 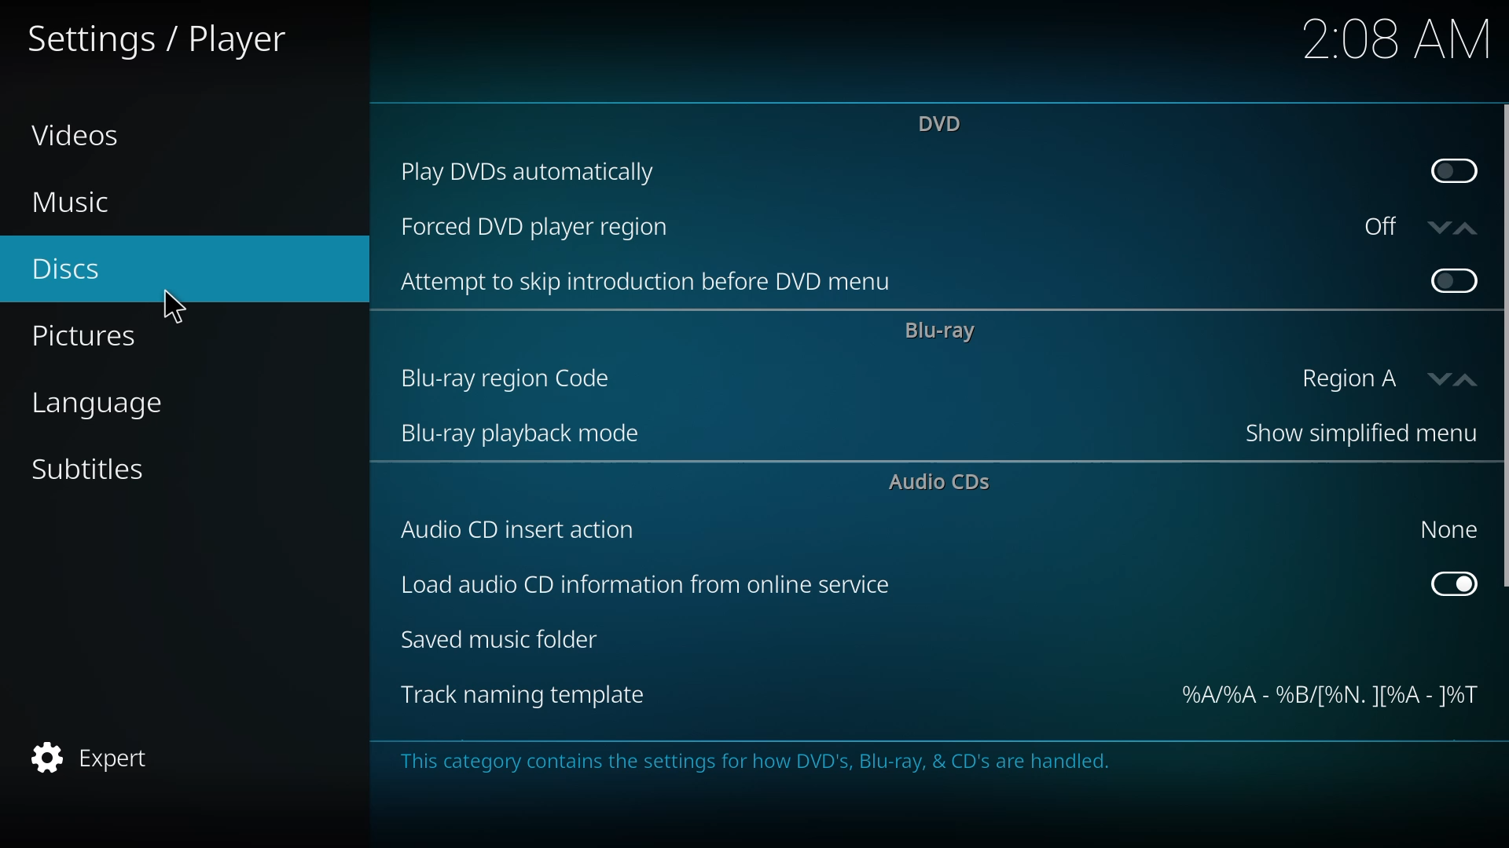 I want to click on discs, so click(x=67, y=272).